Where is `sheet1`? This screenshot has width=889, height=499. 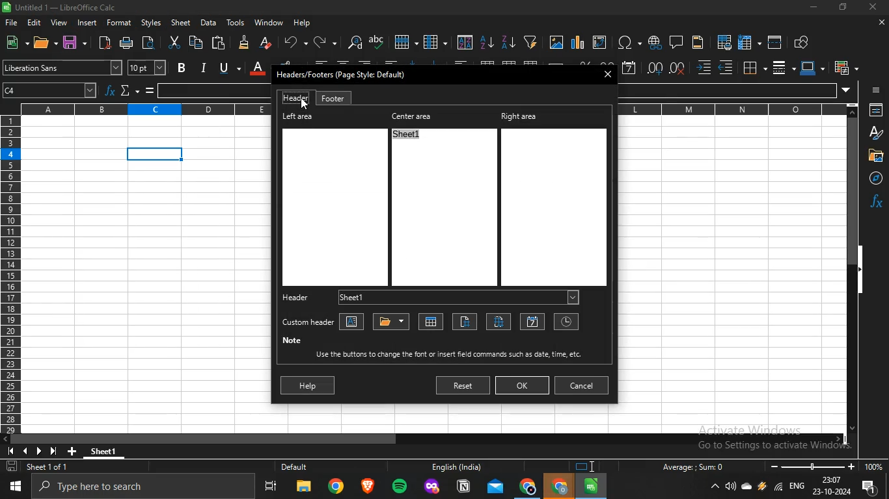 sheet1 is located at coordinates (458, 298).